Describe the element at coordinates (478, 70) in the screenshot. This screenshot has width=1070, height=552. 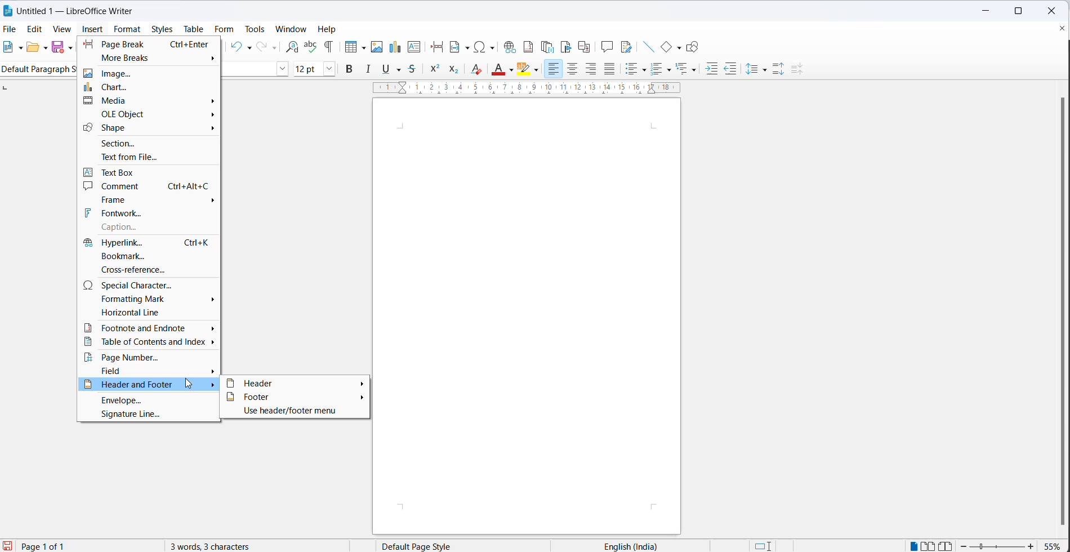
I see `clear direct formatting` at that location.